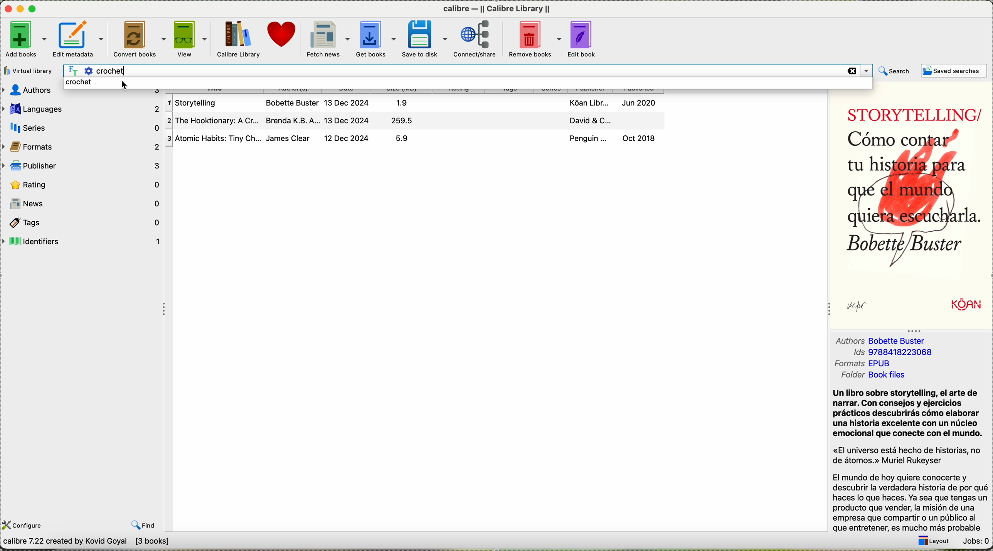 The height and width of the screenshot is (551, 993). Describe the element at coordinates (407, 138) in the screenshot. I see `5.9` at that location.